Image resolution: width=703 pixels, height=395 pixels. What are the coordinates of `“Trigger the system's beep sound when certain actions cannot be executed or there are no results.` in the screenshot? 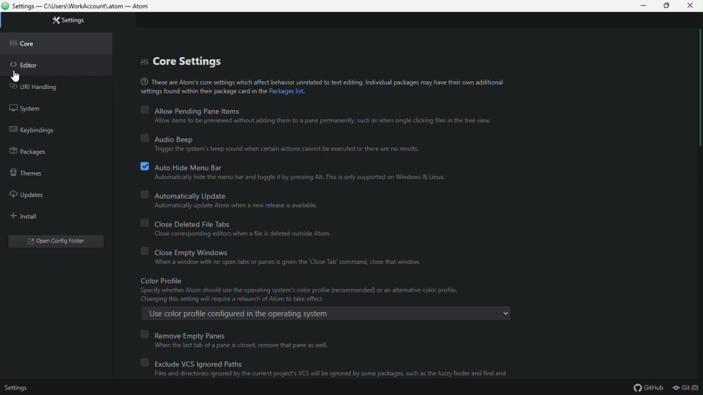 It's located at (293, 150).